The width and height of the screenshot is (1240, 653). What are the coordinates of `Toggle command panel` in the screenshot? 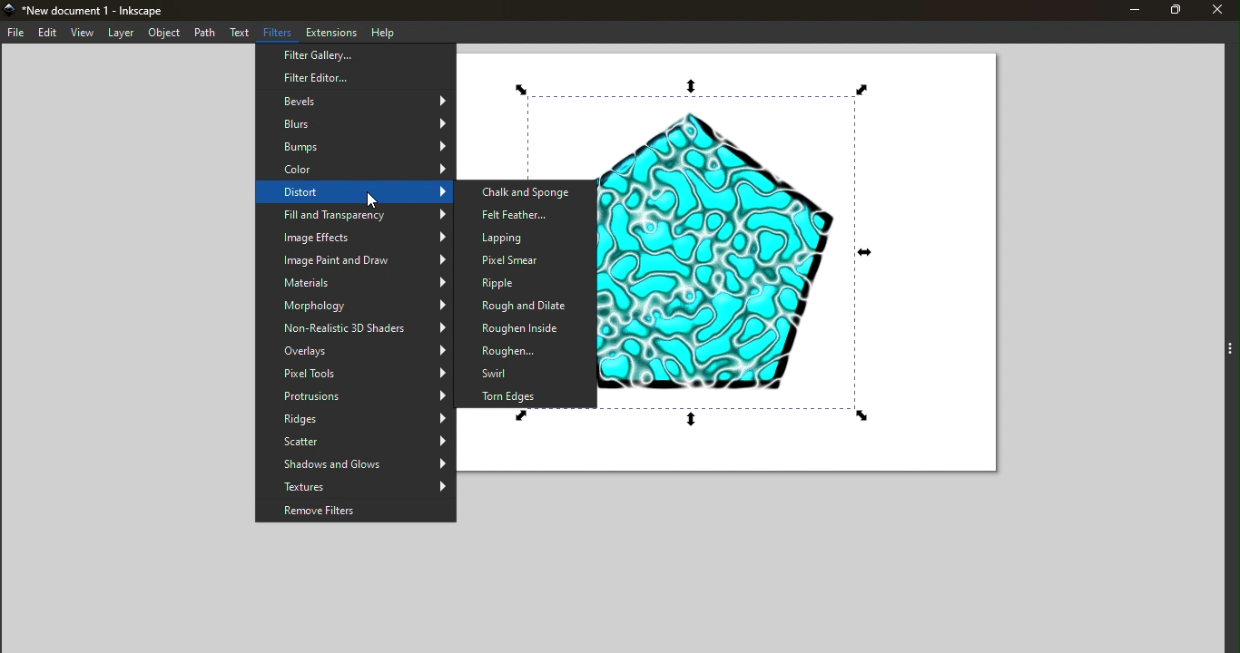 It's located at (1232, 351).